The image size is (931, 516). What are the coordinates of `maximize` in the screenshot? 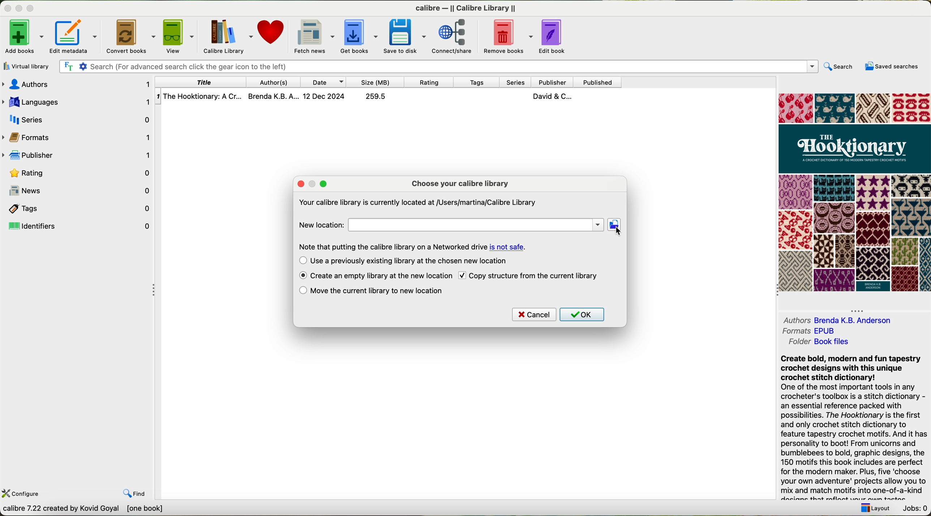 It's located at (31, 8).